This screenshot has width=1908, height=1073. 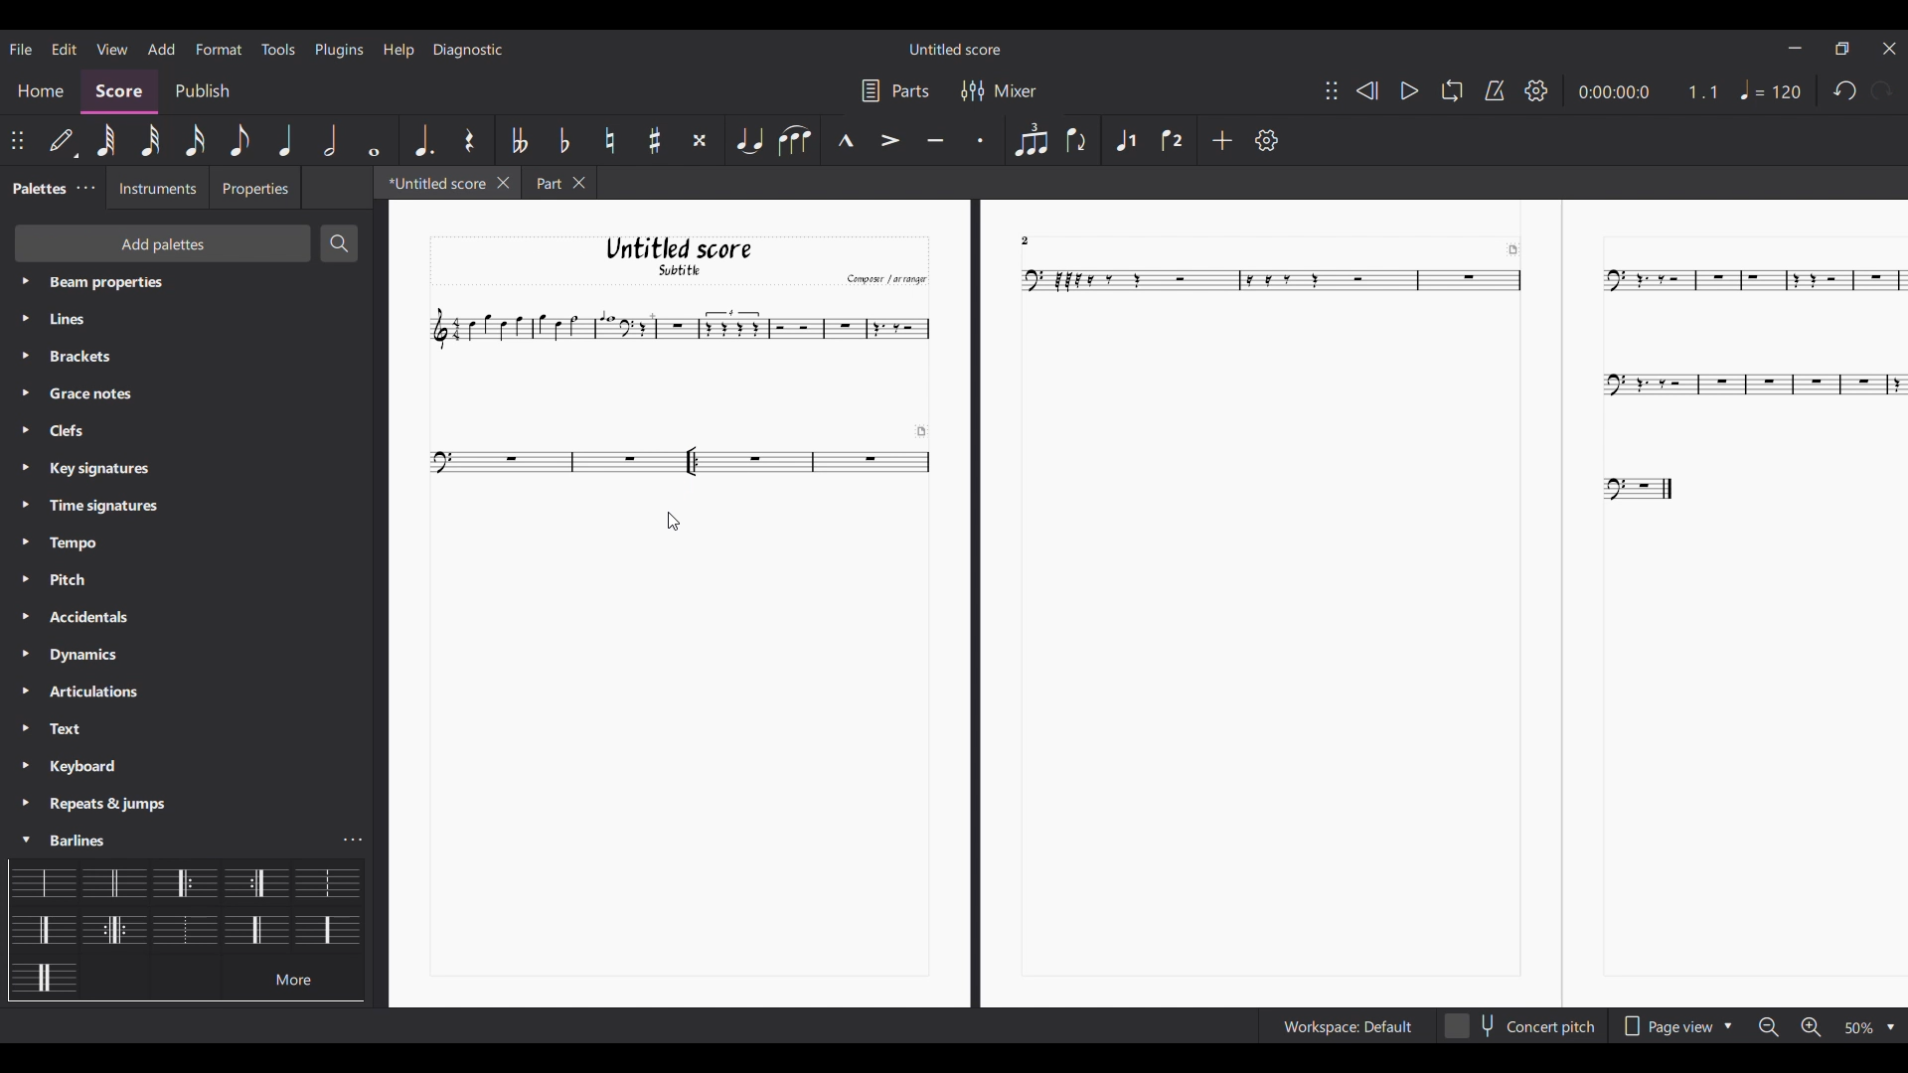 What do you see at coordinates (278, 49) in the screenshot?
I see `Tools menu` at bounding box center [278, 49].